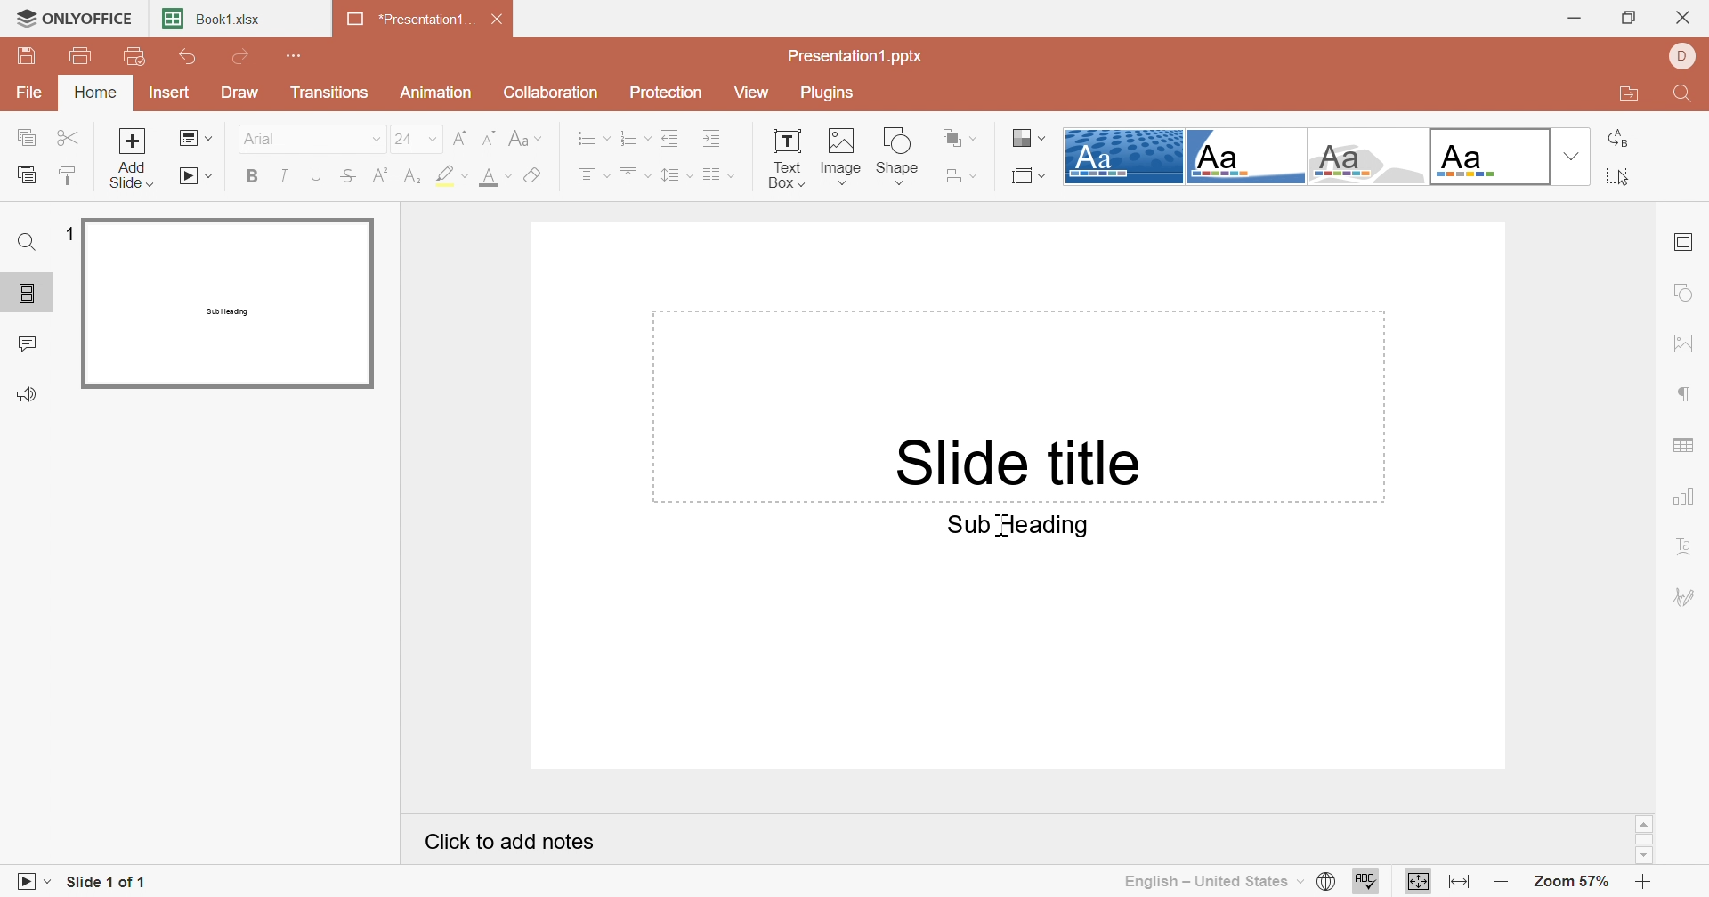 The image size is (1709, 897). What do you see at coordinates (95, 92) in the screenshot?
I see `Home` at bounding box center [95, 92].